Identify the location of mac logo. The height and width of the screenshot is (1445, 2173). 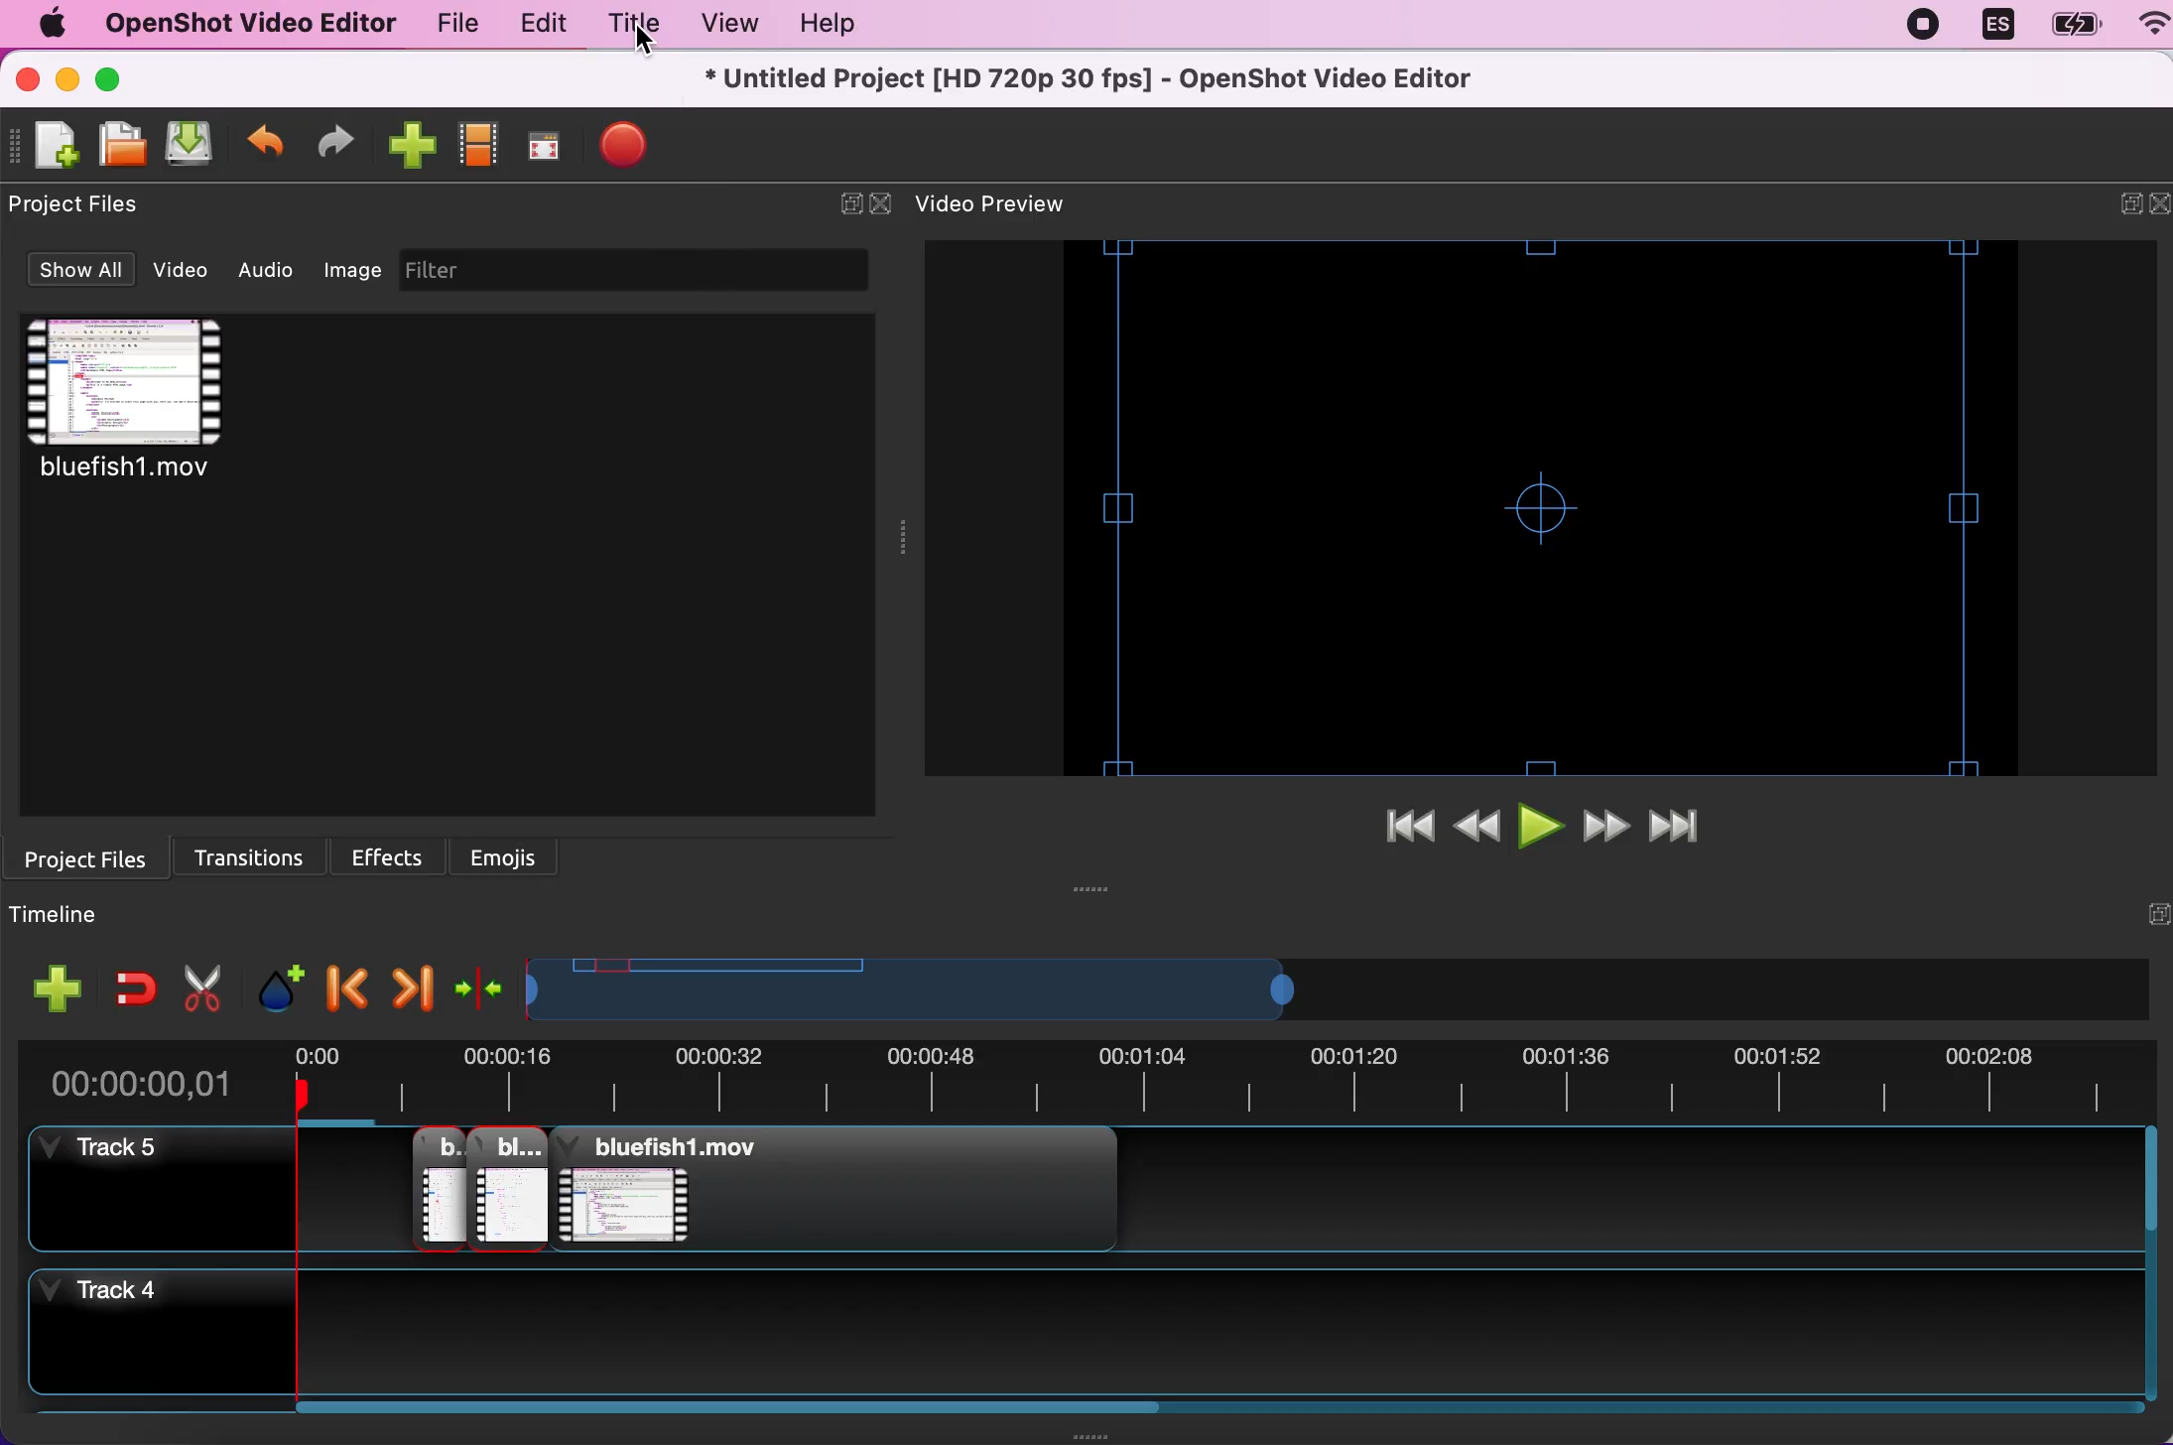
(45, 25).